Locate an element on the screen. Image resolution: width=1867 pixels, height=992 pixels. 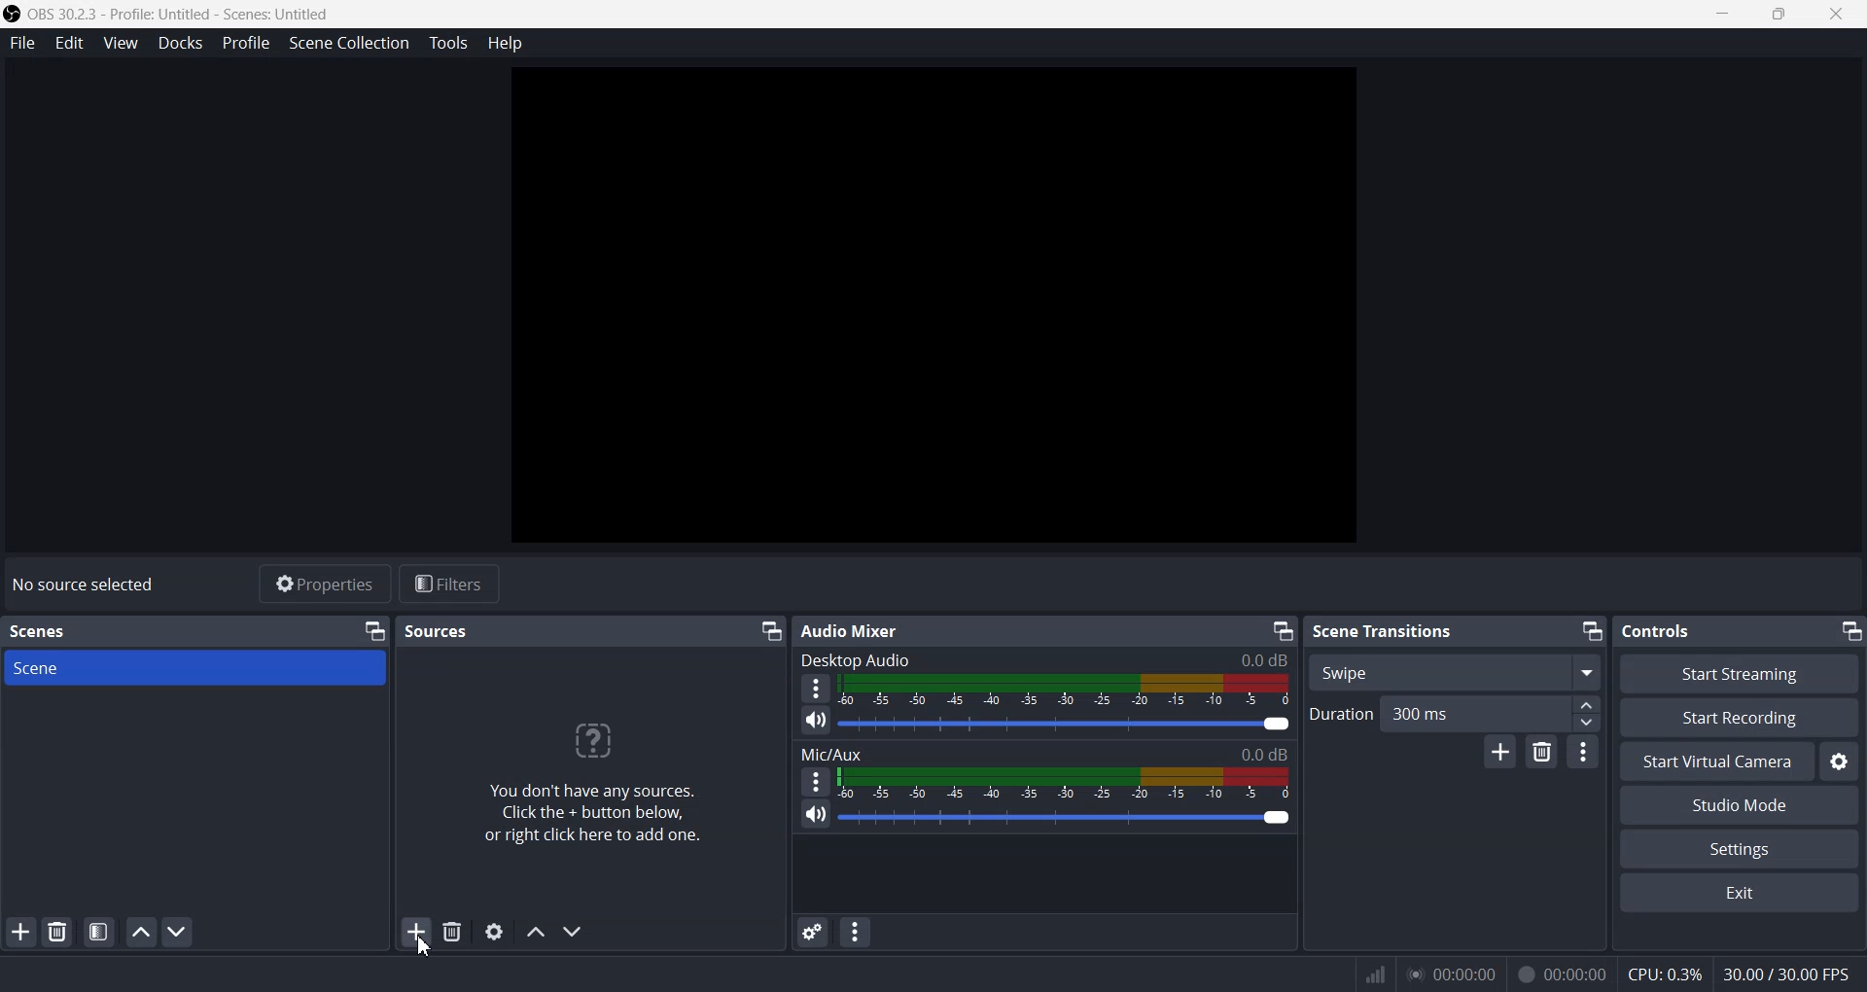
Move Source Up is located at coordinates (534, 932).